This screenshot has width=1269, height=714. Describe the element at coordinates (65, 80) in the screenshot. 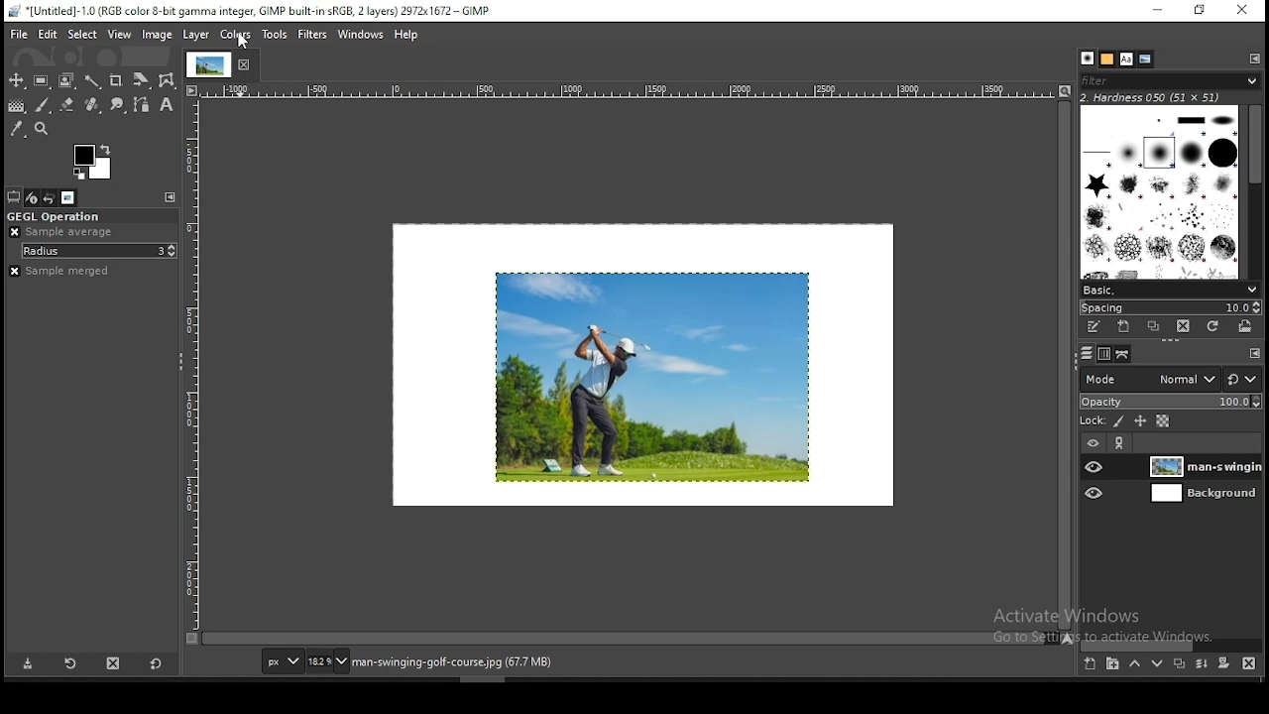

I see `foreground select tool` at that location.